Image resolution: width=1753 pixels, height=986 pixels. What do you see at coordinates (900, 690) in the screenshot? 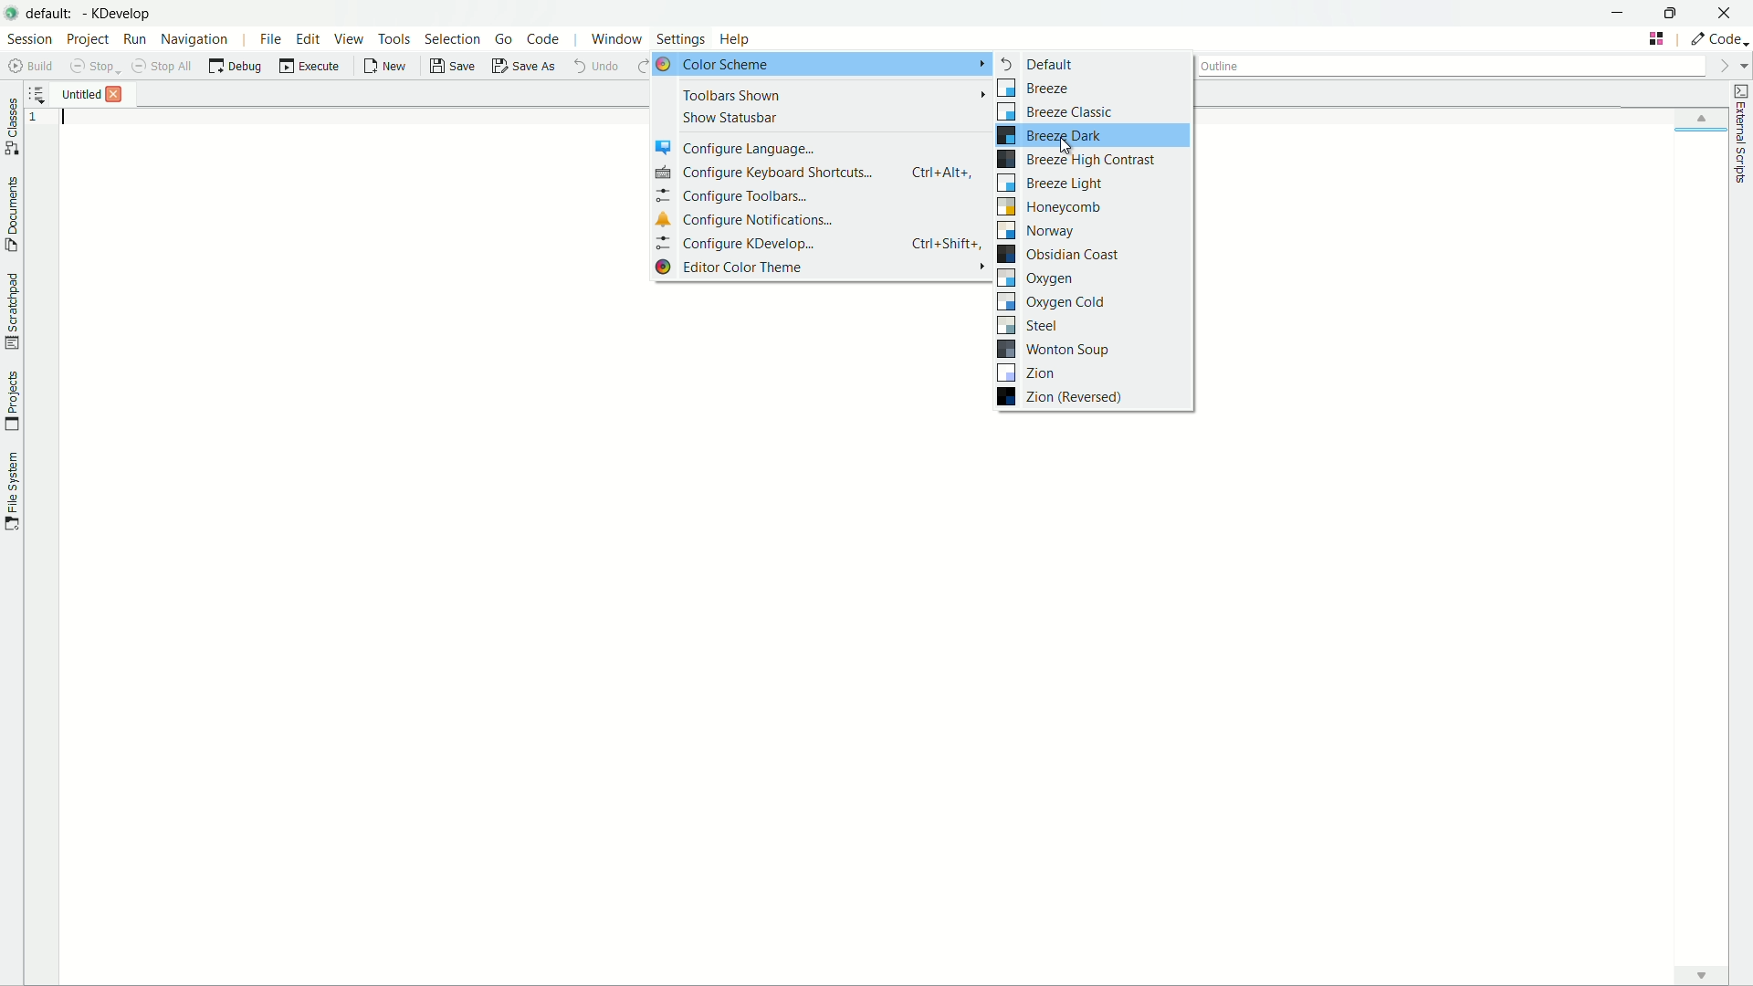
I see `workspace` at bounding box center [900, 690].